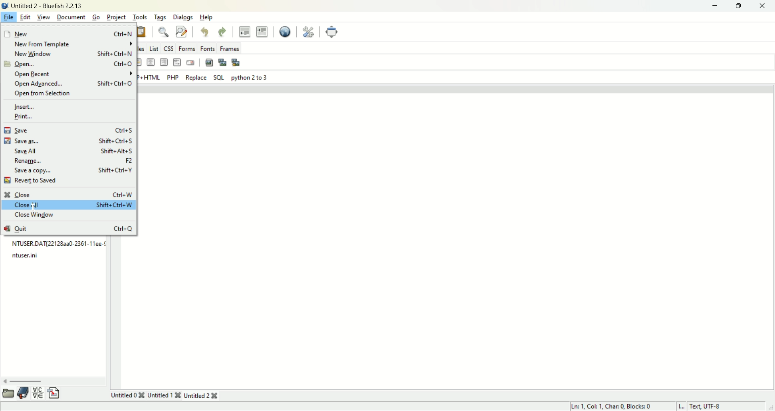 This screenshot has height=411, width=775. Describe the element at coordinates (218, 77) in the screenshot. I see `SQL` at that location.